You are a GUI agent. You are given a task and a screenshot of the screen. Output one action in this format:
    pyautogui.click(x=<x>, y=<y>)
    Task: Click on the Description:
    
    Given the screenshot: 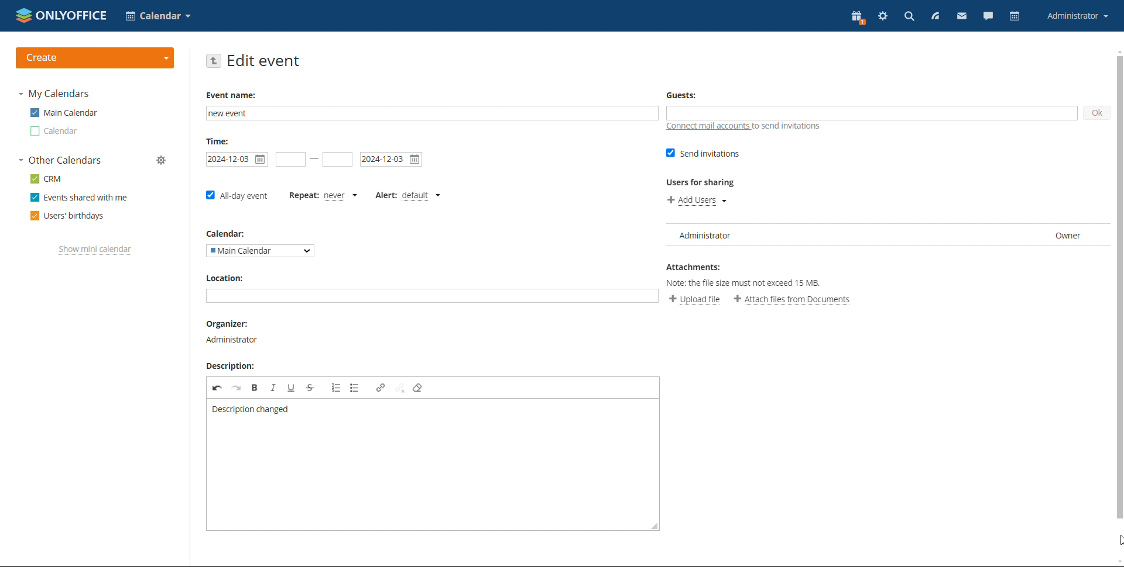 What is the action you would take?
    pyautogui.click(x=229, y=366)
    